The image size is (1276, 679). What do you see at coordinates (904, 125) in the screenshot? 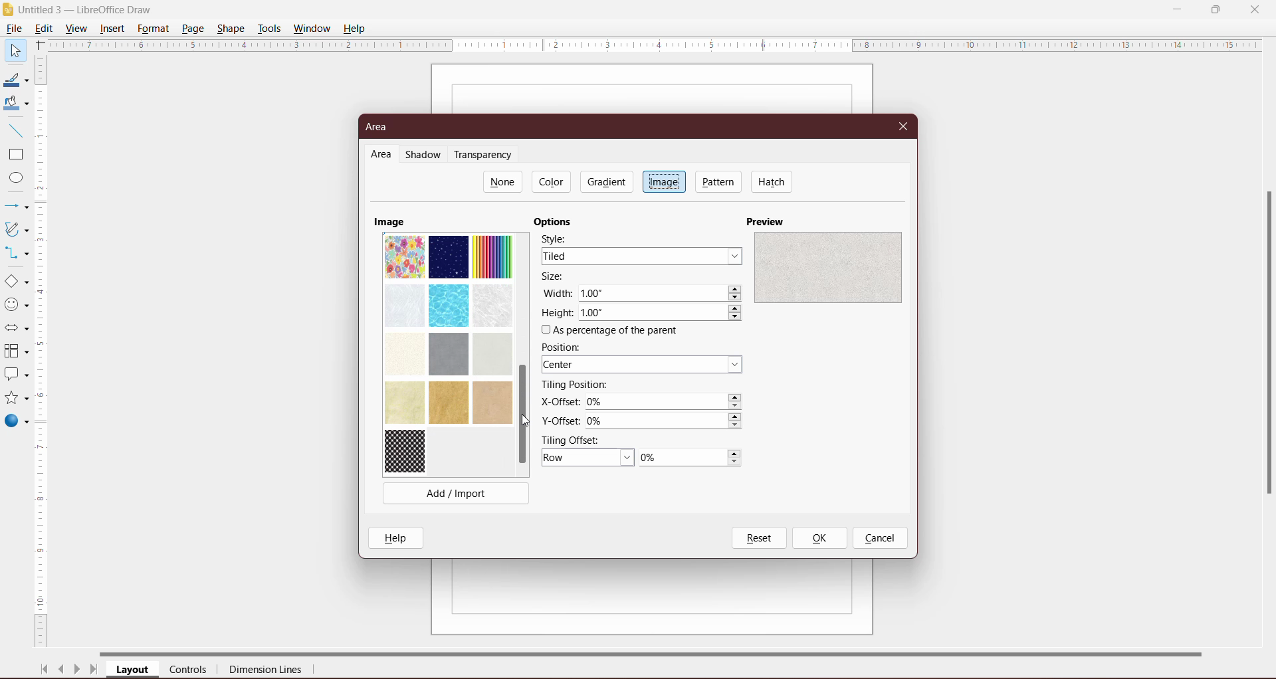
I see `Close` at bounding box center [904, 125].